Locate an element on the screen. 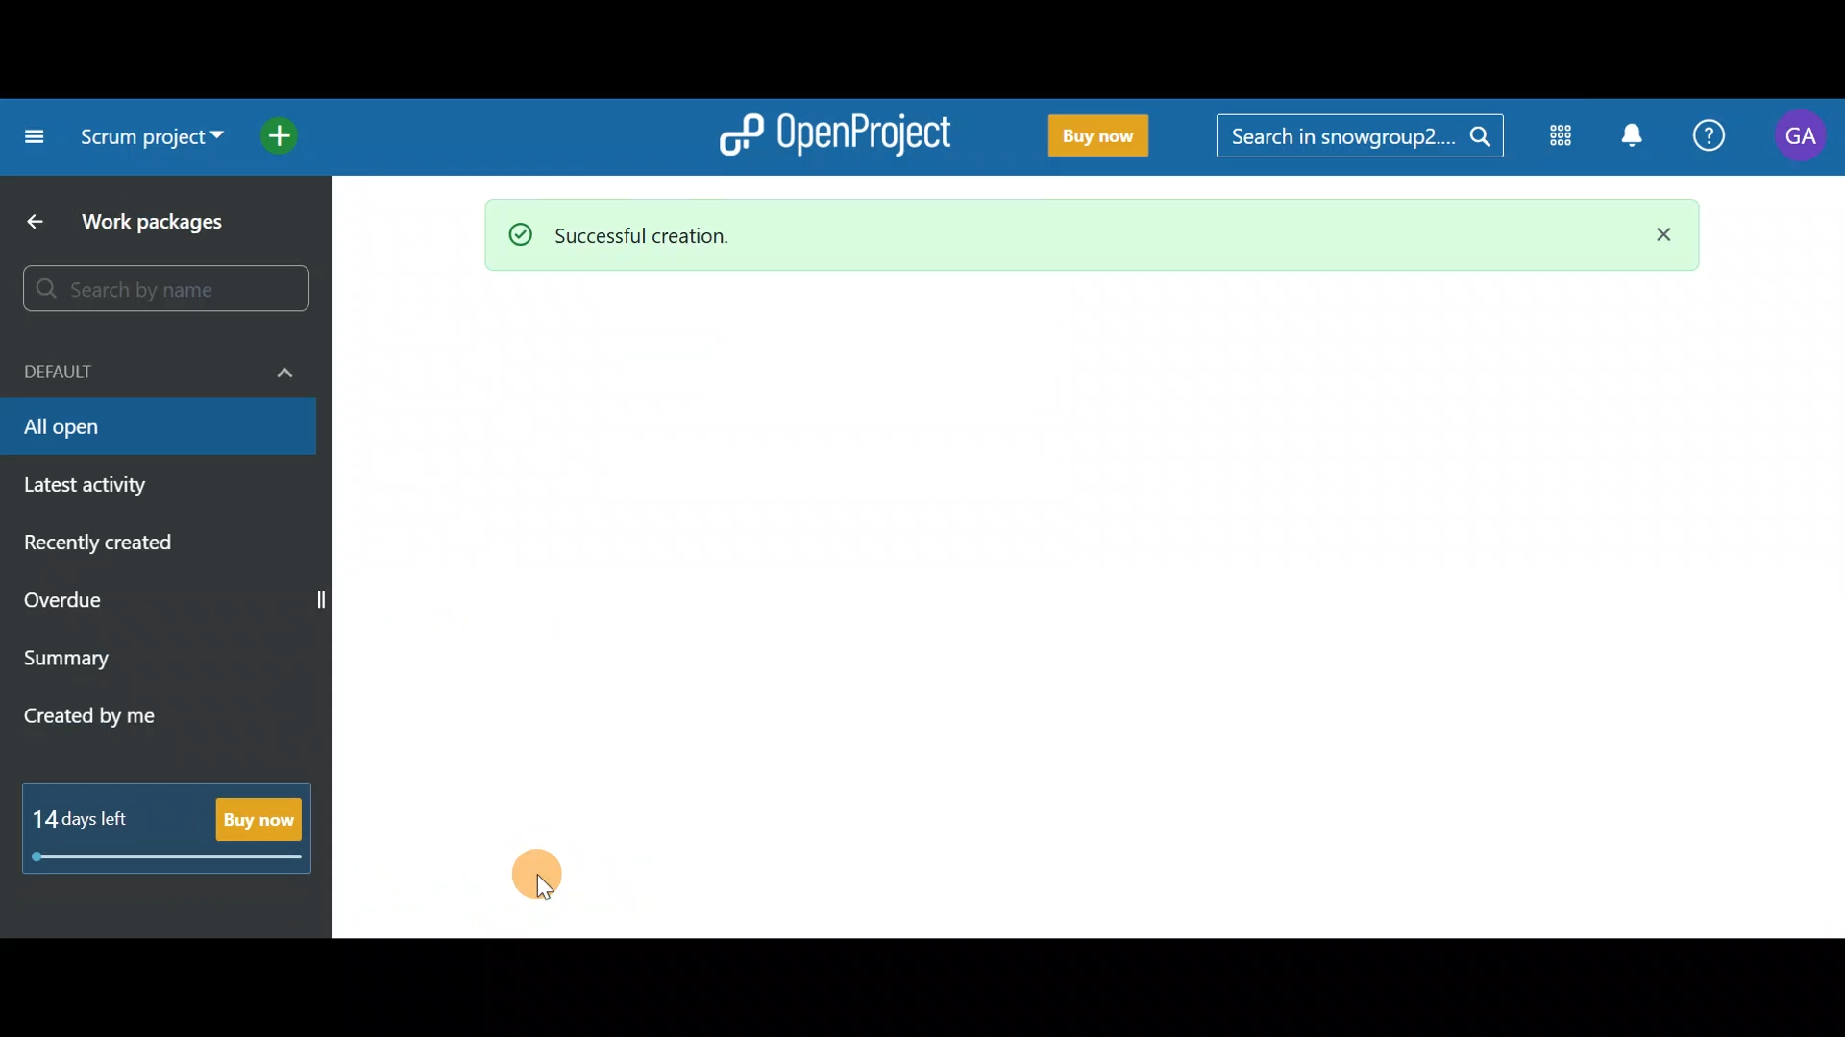  Overdue is located at coordinates (138, 601).